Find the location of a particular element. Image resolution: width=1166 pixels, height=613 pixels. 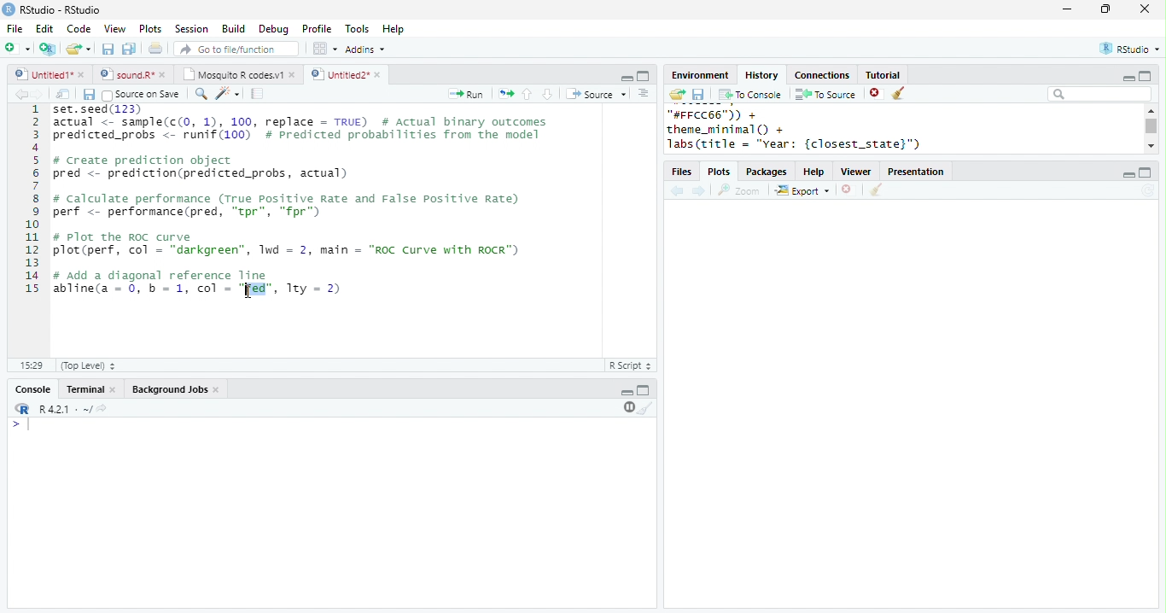

close is located at coordinates (114, 390).